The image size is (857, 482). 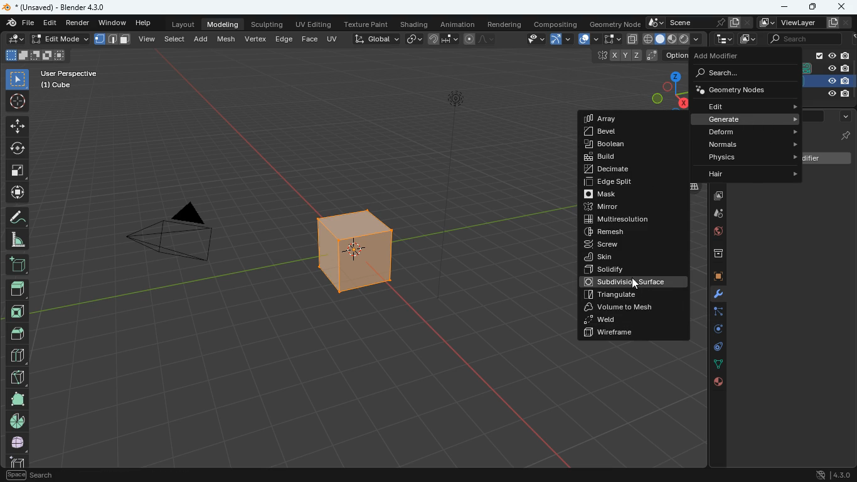 What do you see at coordinates (583, 38) in the screenshot?
I see `overlap` at bounding box center [583, 38].